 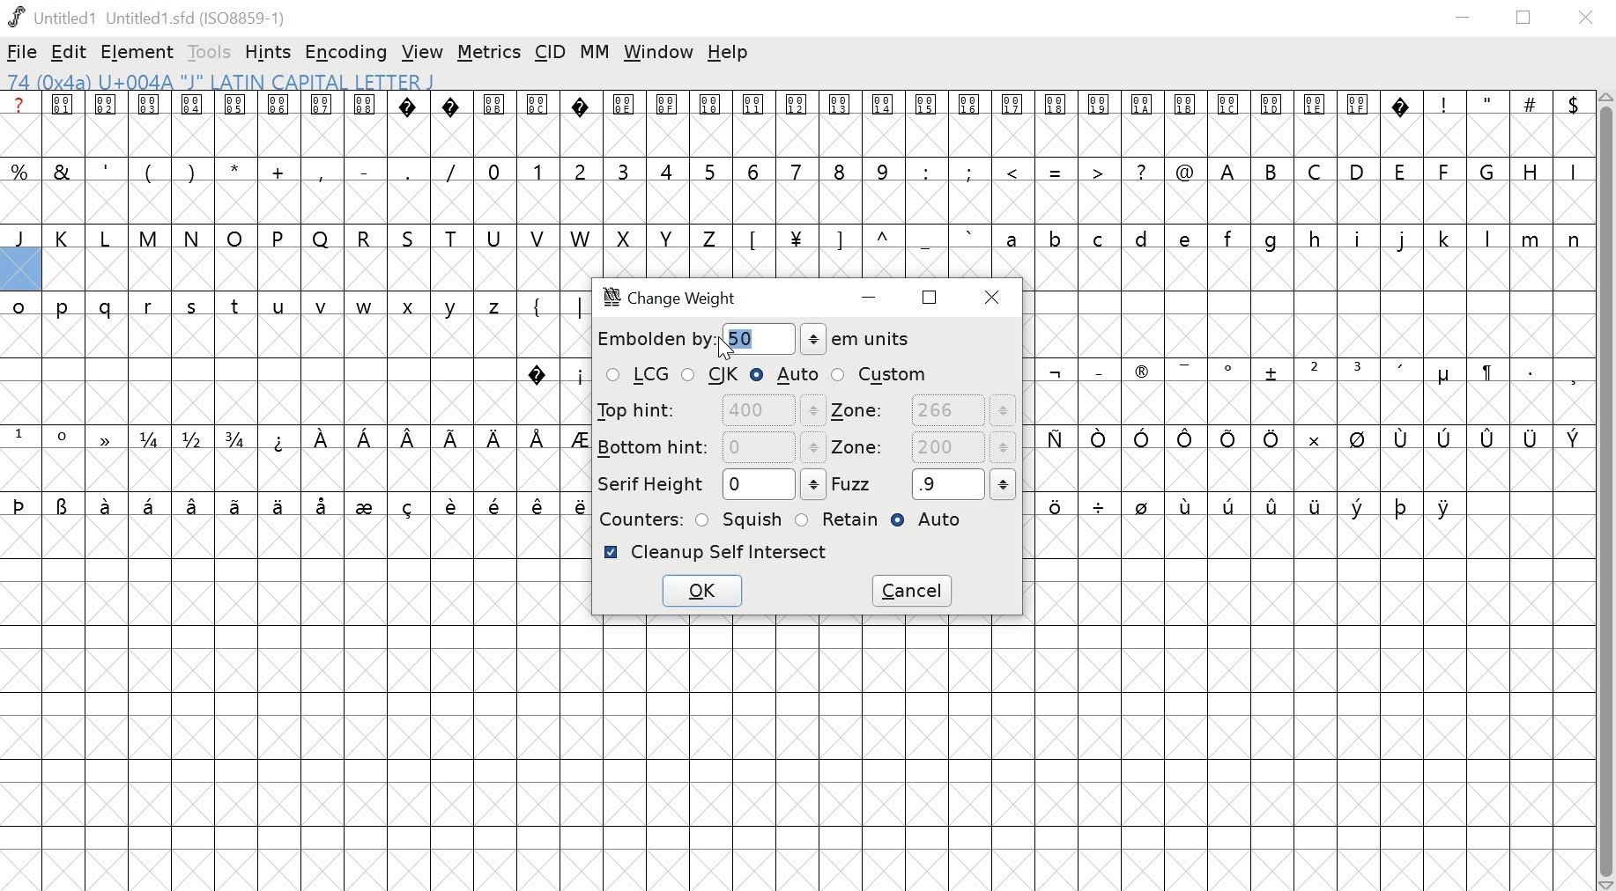 What do you see at coordinates (1399, 170) in the screenshot?
I see `uppercase letters` at bounding box center [1399, 170].